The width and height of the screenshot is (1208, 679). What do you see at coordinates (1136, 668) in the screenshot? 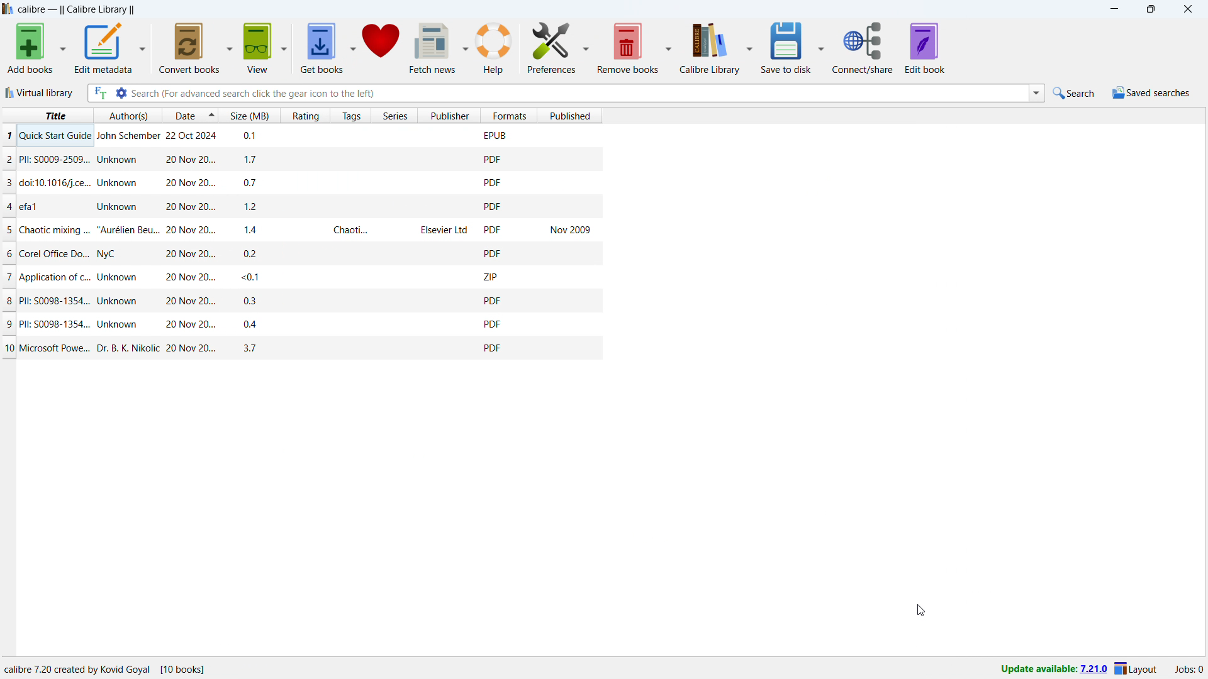
I see `layout` at bounding box center [1136, 668].